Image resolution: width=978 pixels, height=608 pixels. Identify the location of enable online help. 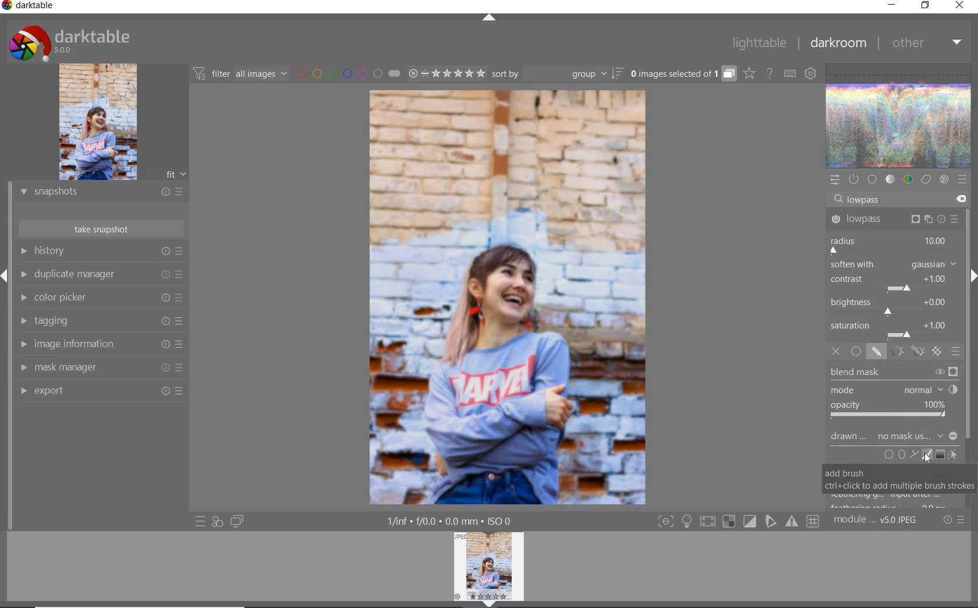
(770, 73).